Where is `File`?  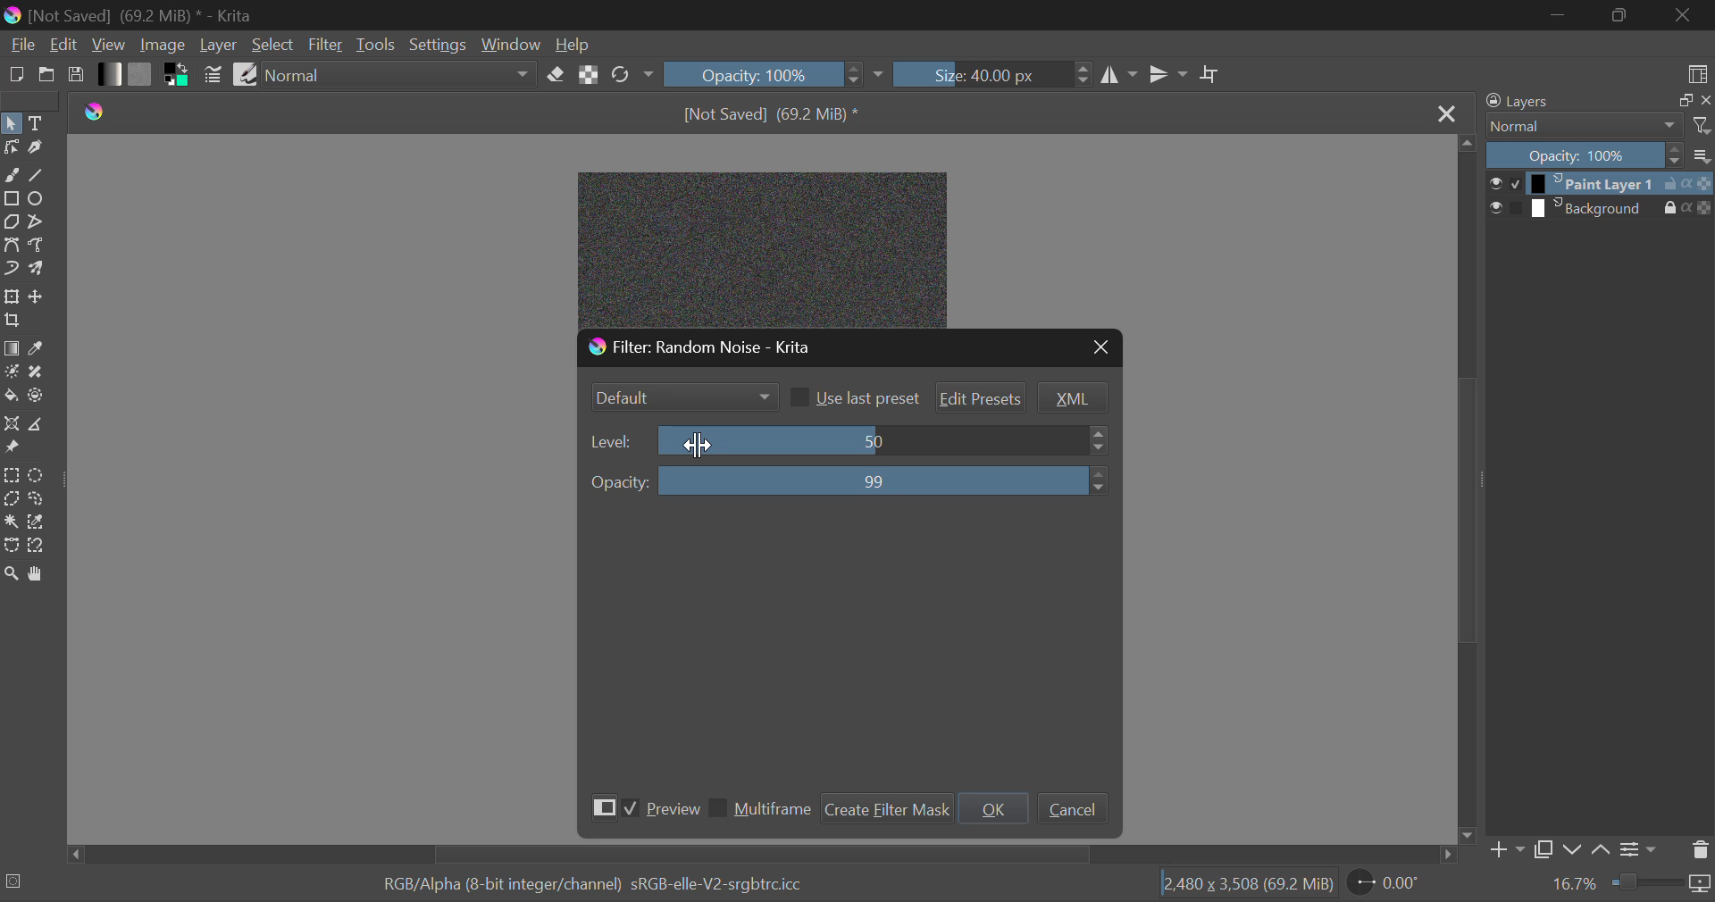 File is located at coordinates (21, 46).